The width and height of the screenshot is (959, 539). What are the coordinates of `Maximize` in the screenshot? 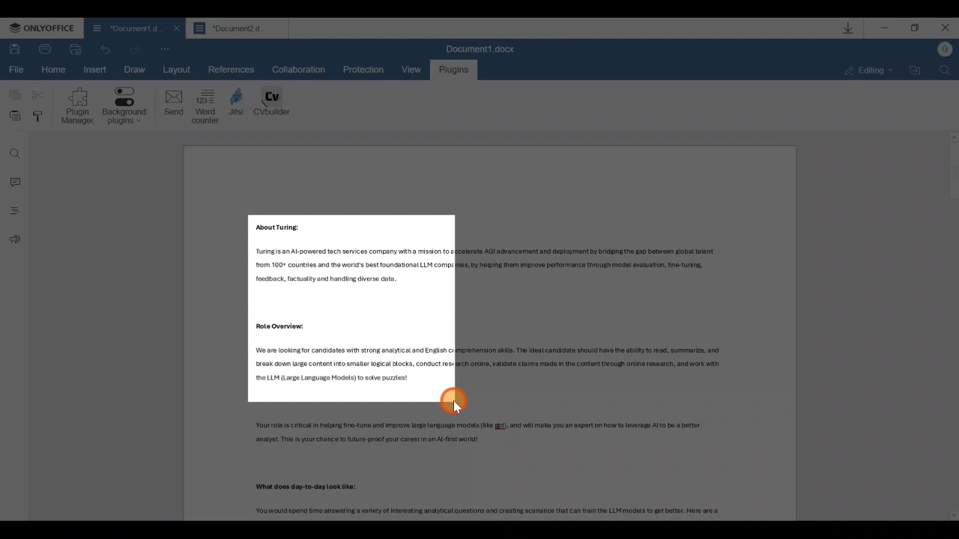 It's located at (917, 30).